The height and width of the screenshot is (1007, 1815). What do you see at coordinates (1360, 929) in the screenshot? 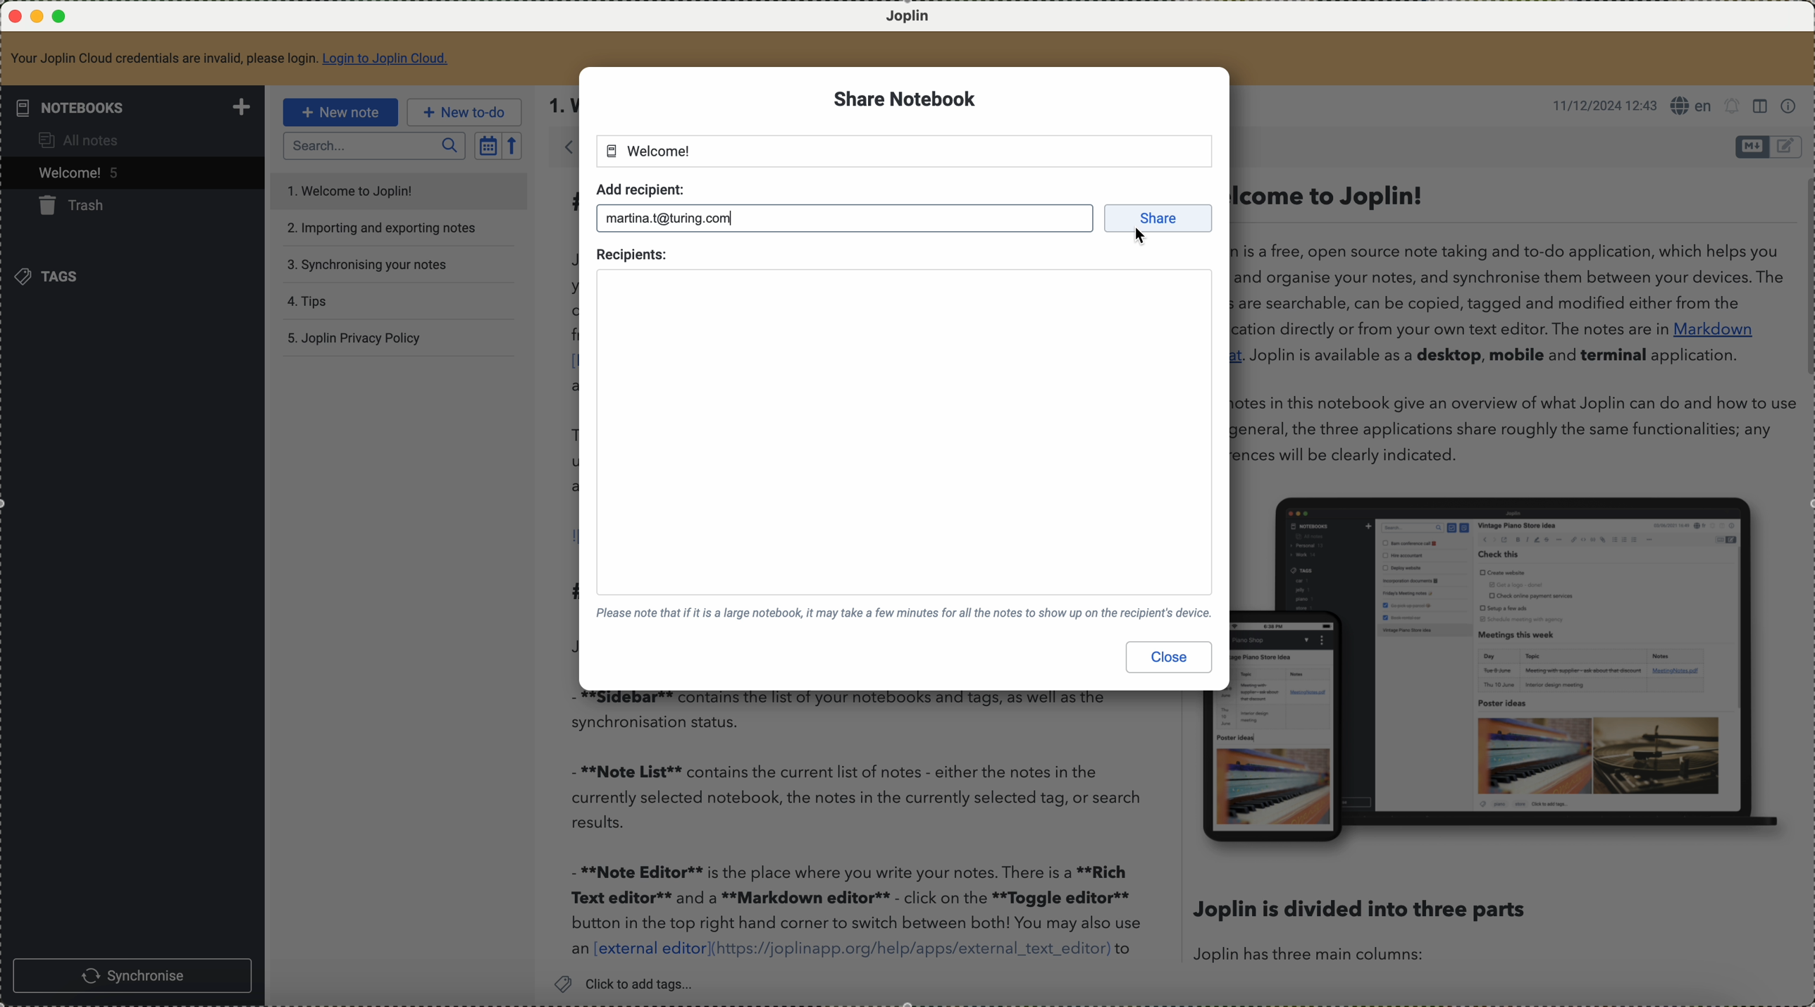
I see `Joplin is divided into three parts Joplin has three main columns:` at bounding box center [1360, 929].